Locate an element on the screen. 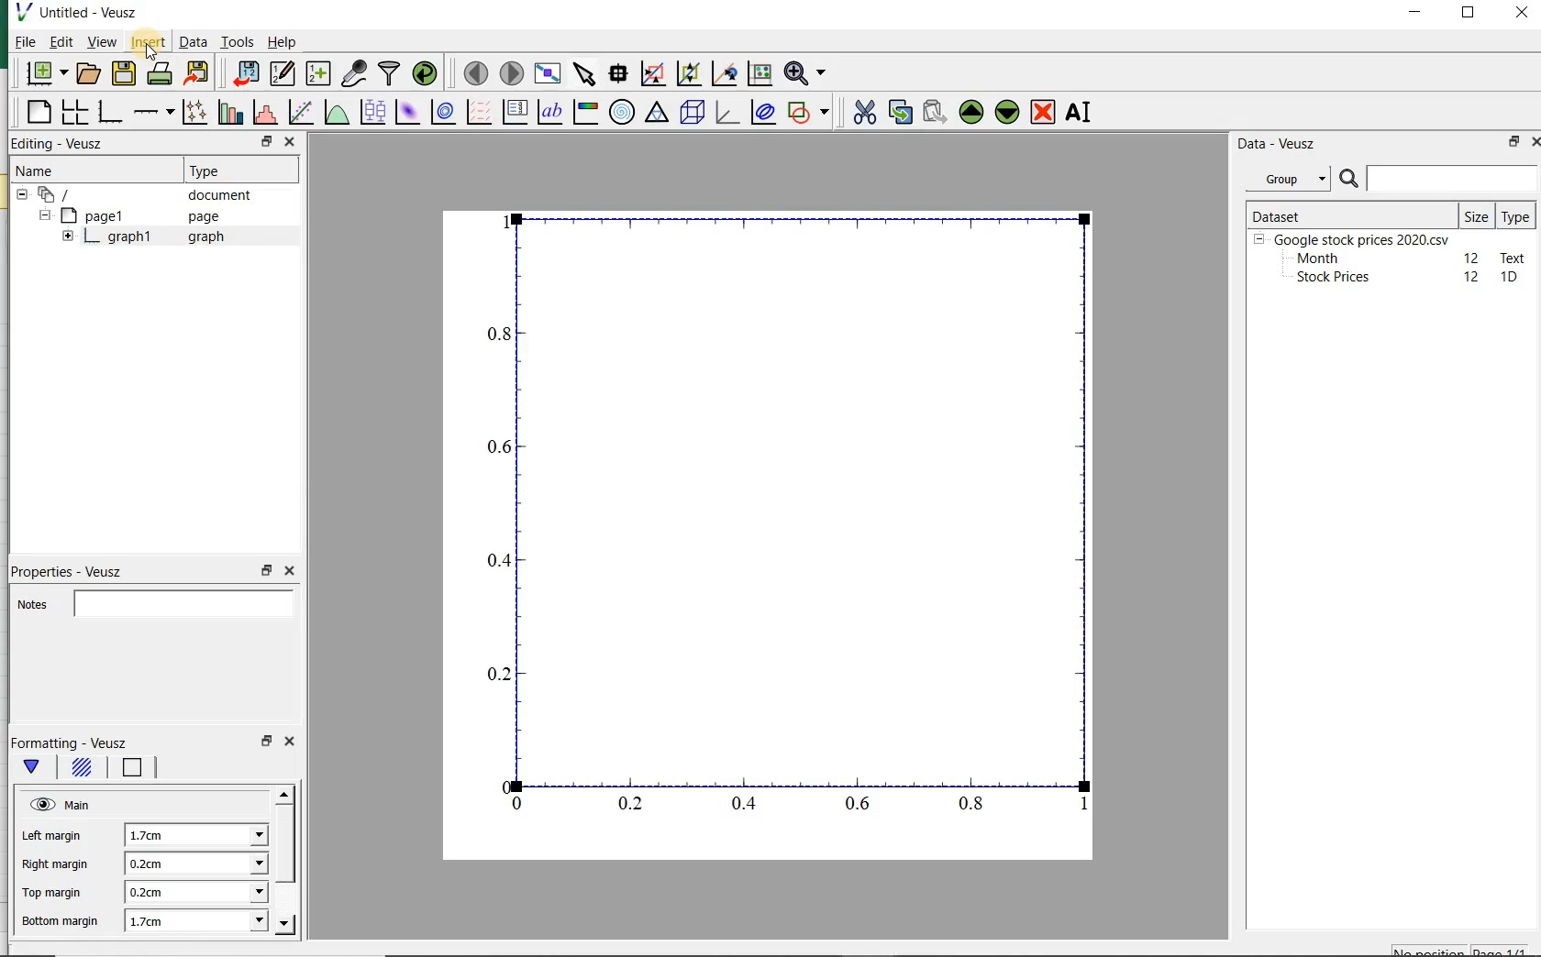  ternary graph is located at coordinates (656, 114).